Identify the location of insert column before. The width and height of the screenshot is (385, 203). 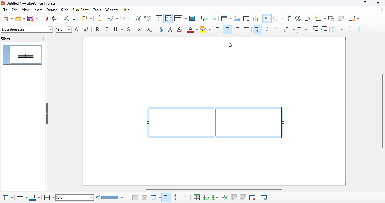
(215, 198).